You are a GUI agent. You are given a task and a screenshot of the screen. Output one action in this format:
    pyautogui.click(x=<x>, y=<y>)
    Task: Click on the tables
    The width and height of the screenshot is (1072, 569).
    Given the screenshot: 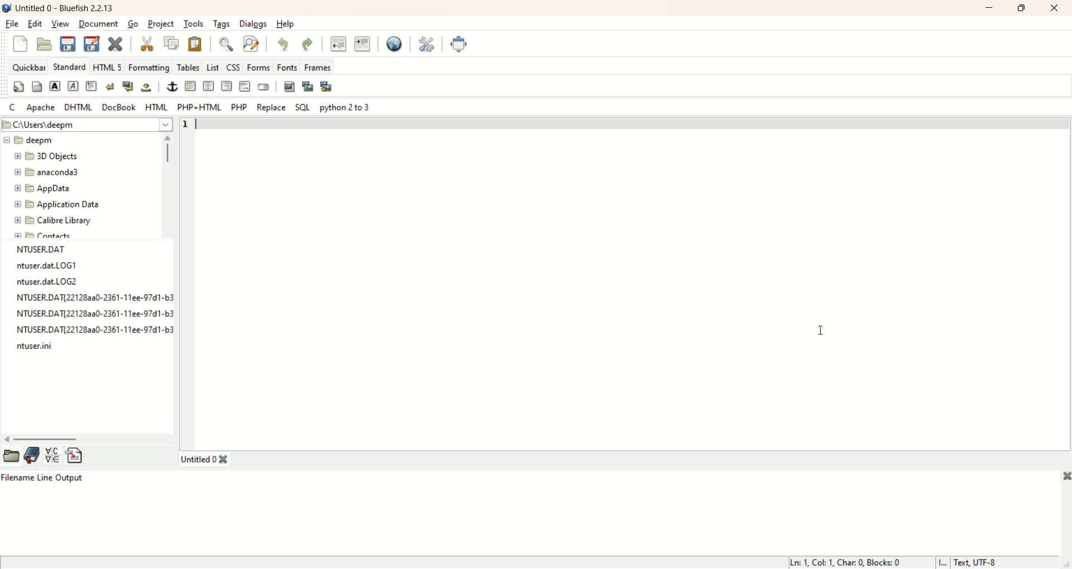 What is the action you would take?
    pyautogui.click(x=188, y=66)
    